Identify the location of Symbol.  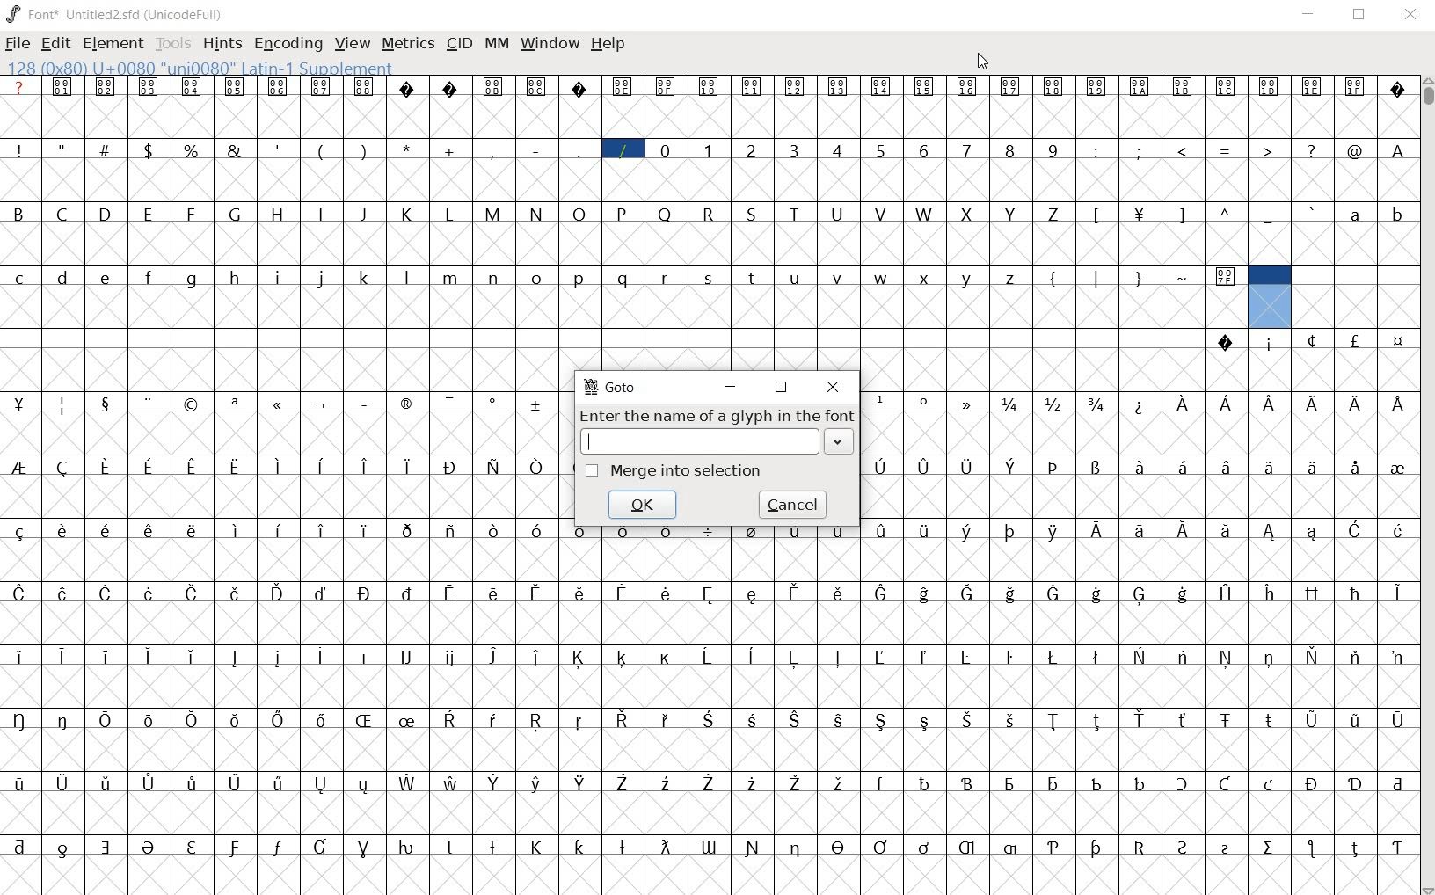
(150, 531).